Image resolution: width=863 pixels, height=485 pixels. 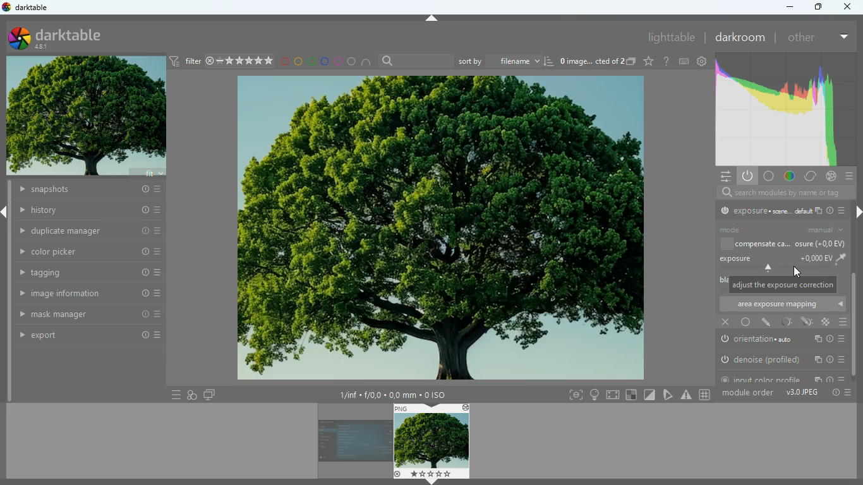 I want to click on menu, so click(x=845, y=322).